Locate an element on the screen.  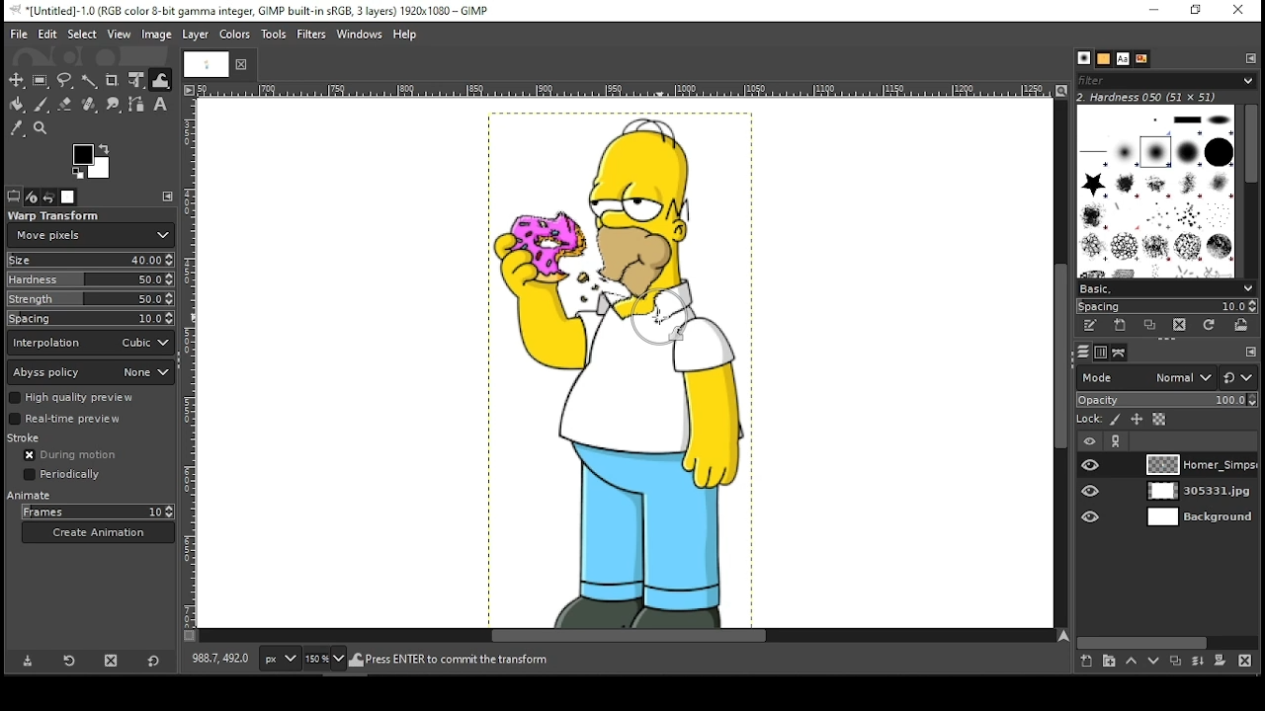
scroll bar is located at coordinates (1165, 642).